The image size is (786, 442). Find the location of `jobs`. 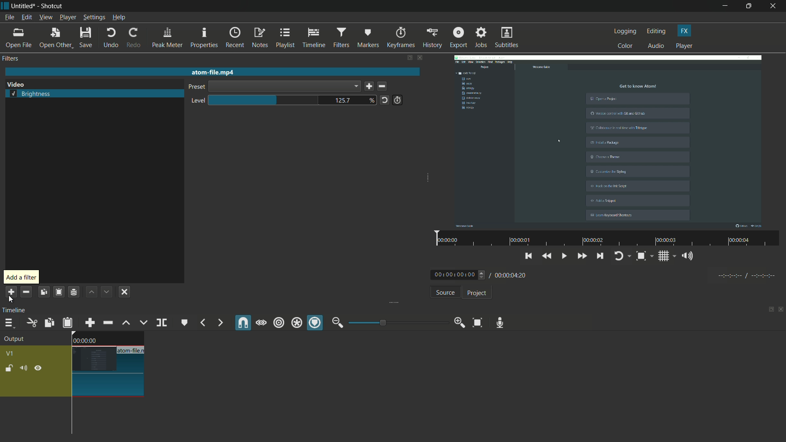

jobs is located at coordinates (481, 38).